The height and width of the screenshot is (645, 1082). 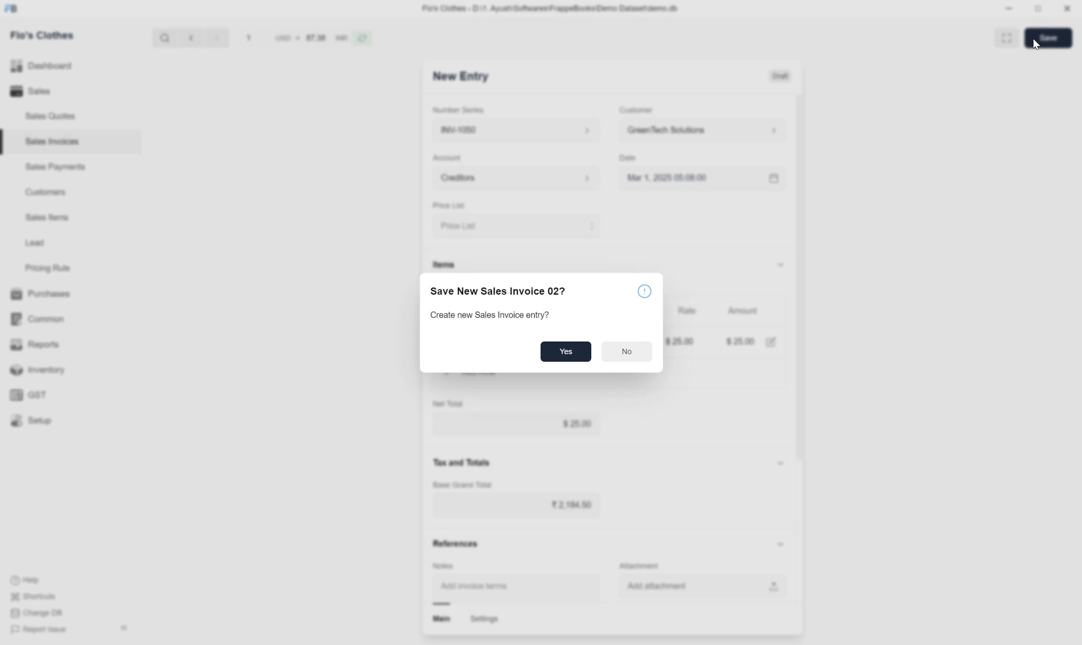 I want to click on show or hide items, so click(x=781, y=263).